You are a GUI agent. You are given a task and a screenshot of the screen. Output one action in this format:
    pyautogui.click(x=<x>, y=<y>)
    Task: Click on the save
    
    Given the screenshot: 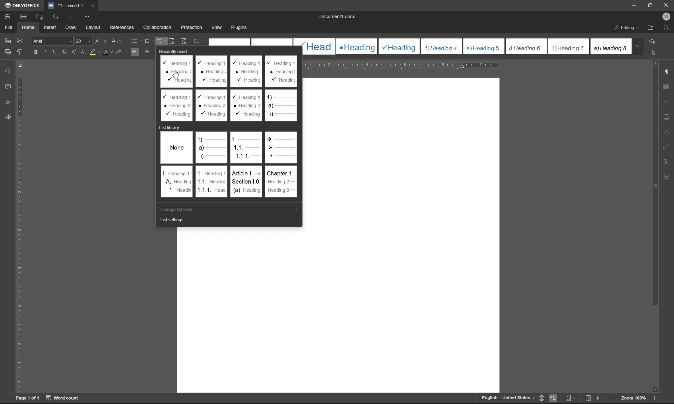 What is the action you would take?
    pyautogui.click(x=6, y=16)
    